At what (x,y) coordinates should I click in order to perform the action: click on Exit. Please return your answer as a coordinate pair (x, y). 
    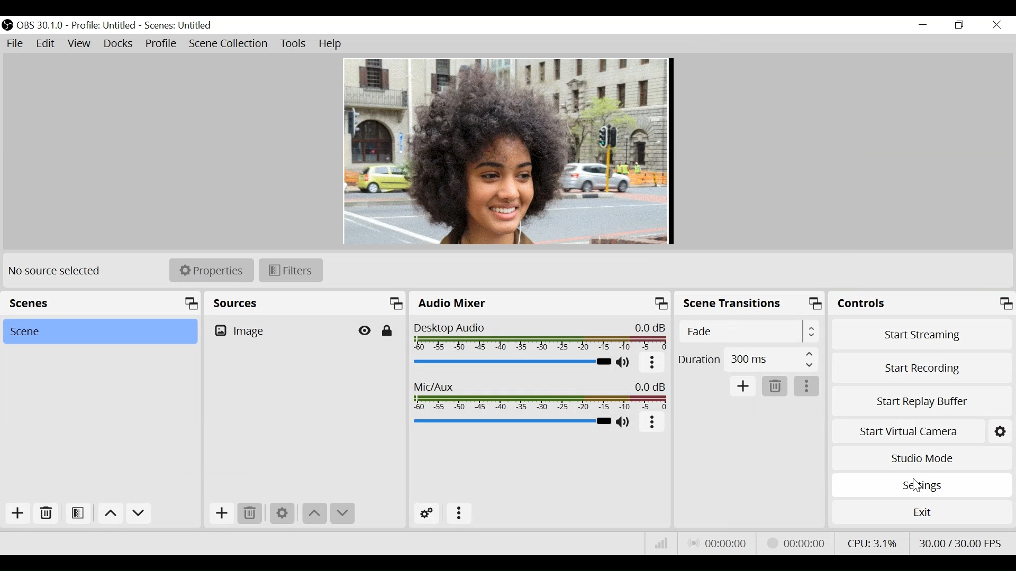
    Looking at the image, I should click on (922, 511).